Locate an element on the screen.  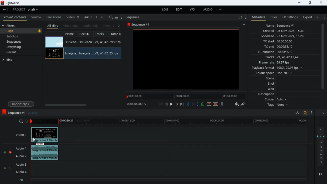
front is located at coordinates (177, 104).